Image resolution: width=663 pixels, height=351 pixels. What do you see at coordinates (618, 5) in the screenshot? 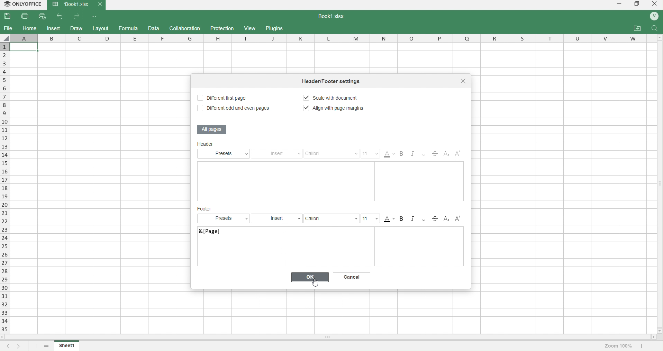
I see `minimize` at bounding box center [618, 5].